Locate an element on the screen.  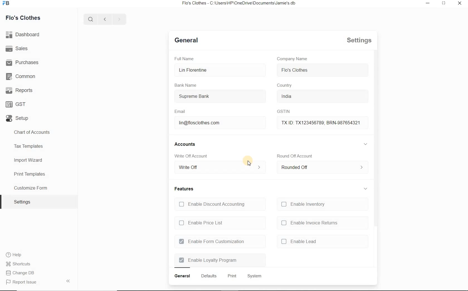
Setup is located at coordinates (18, 118).